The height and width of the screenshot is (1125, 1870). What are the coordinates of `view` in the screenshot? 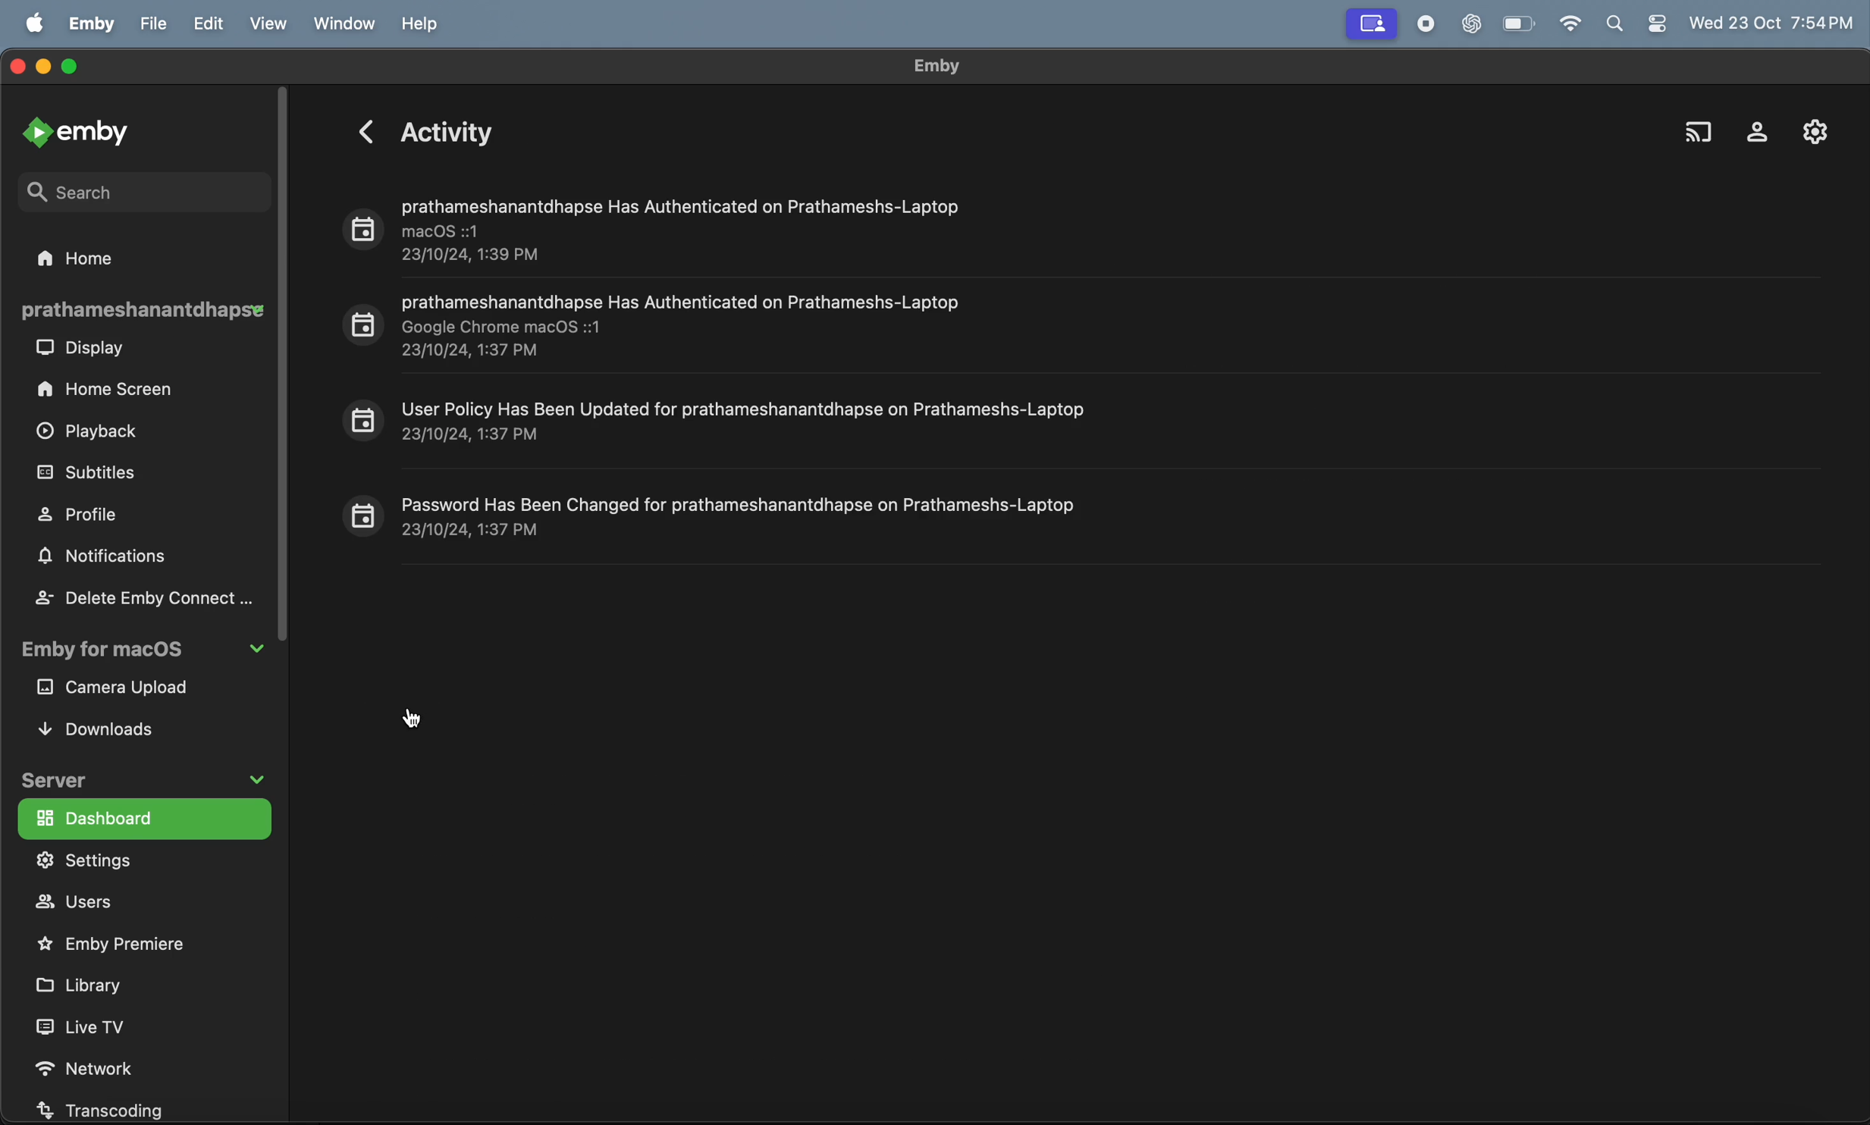 It's located at (274, 23).